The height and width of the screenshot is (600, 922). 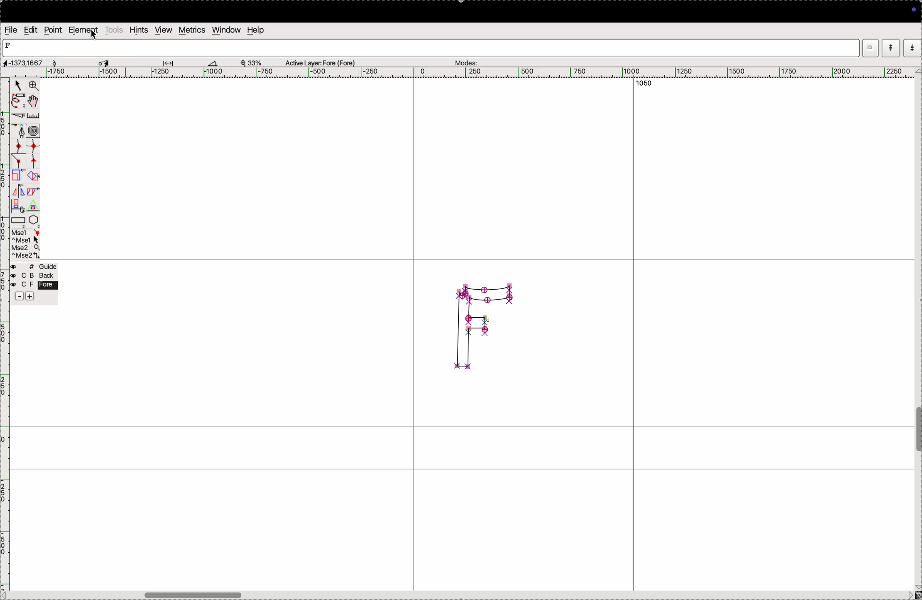 I want to click on metrics, so click(x=193, y=30).